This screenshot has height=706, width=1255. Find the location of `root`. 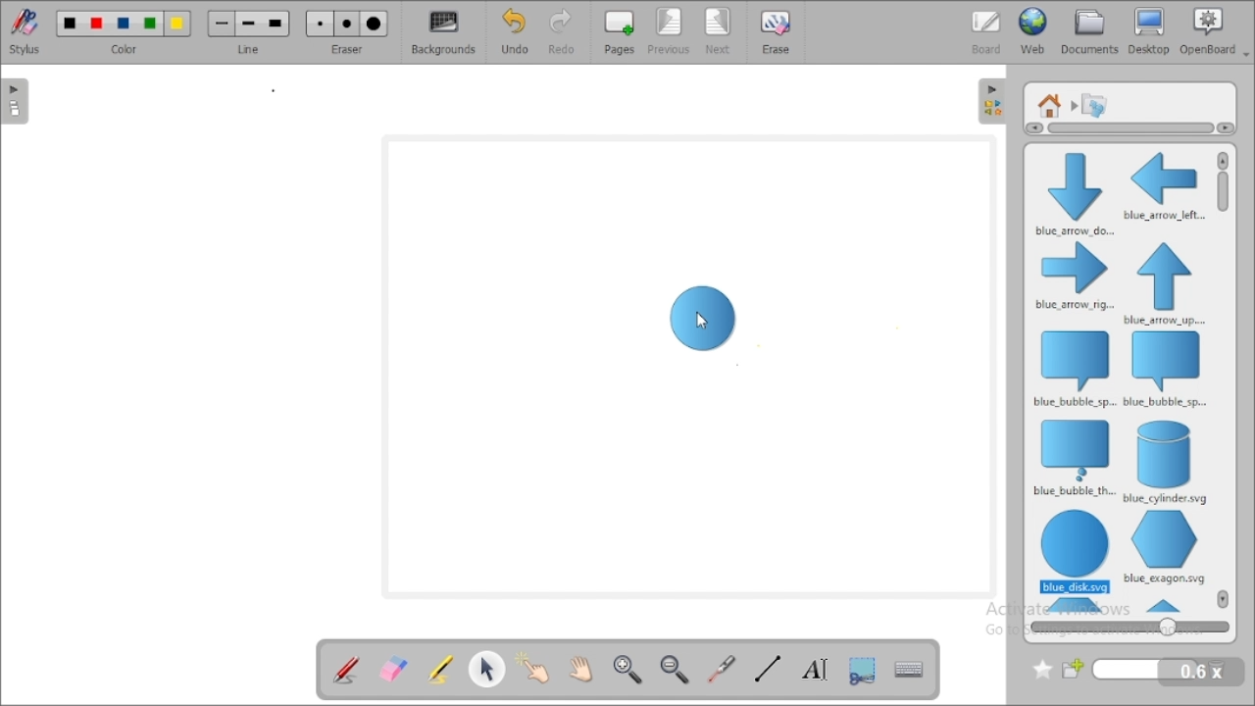

root is located at coordinates (1050, 105).